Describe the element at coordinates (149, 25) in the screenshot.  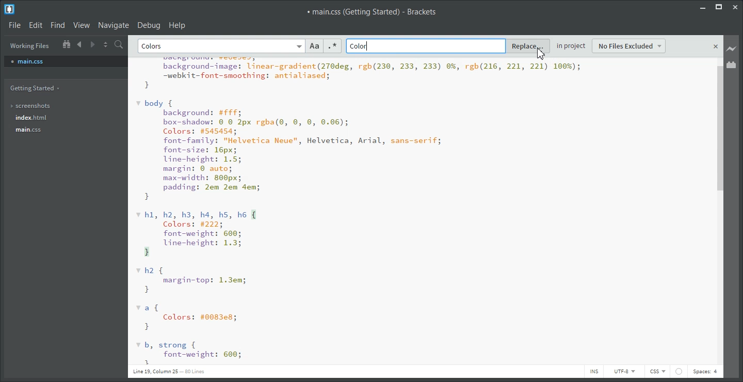
I see `Debug` at that location.